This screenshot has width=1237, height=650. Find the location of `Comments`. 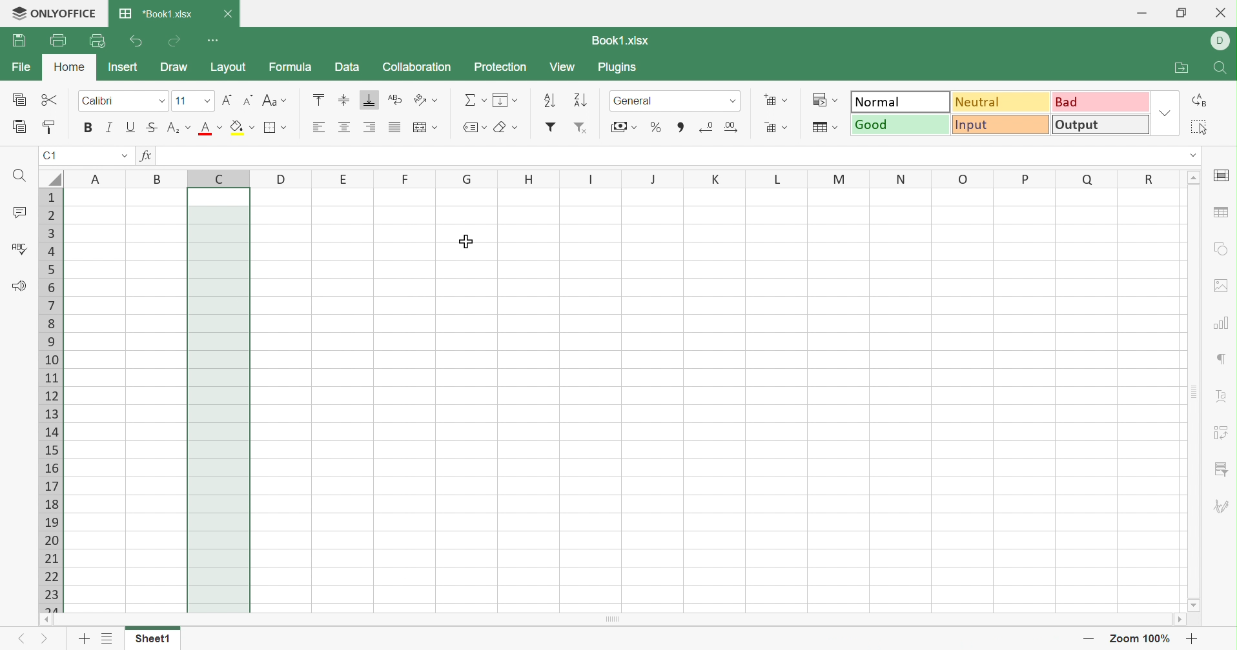

Comments is located at coordinates (19, 213).